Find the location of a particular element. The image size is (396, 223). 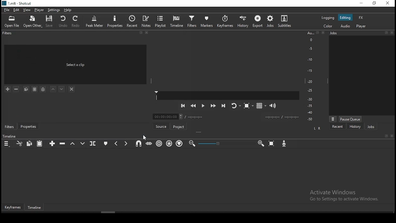

minimize is located at coordinates (360, 3).